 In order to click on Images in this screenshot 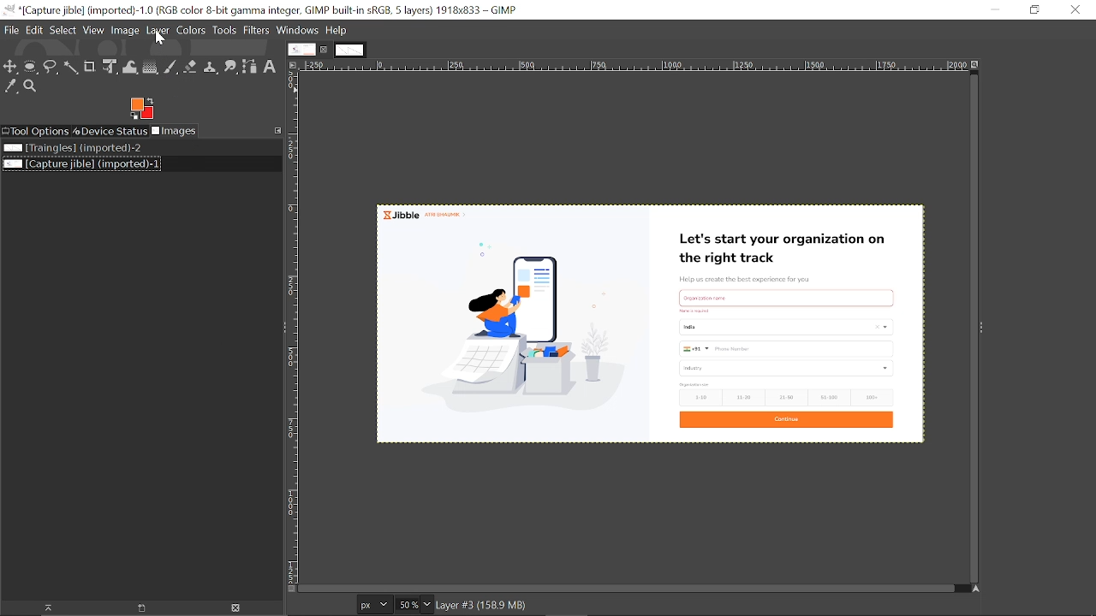, I will do `click(178, 132)`.